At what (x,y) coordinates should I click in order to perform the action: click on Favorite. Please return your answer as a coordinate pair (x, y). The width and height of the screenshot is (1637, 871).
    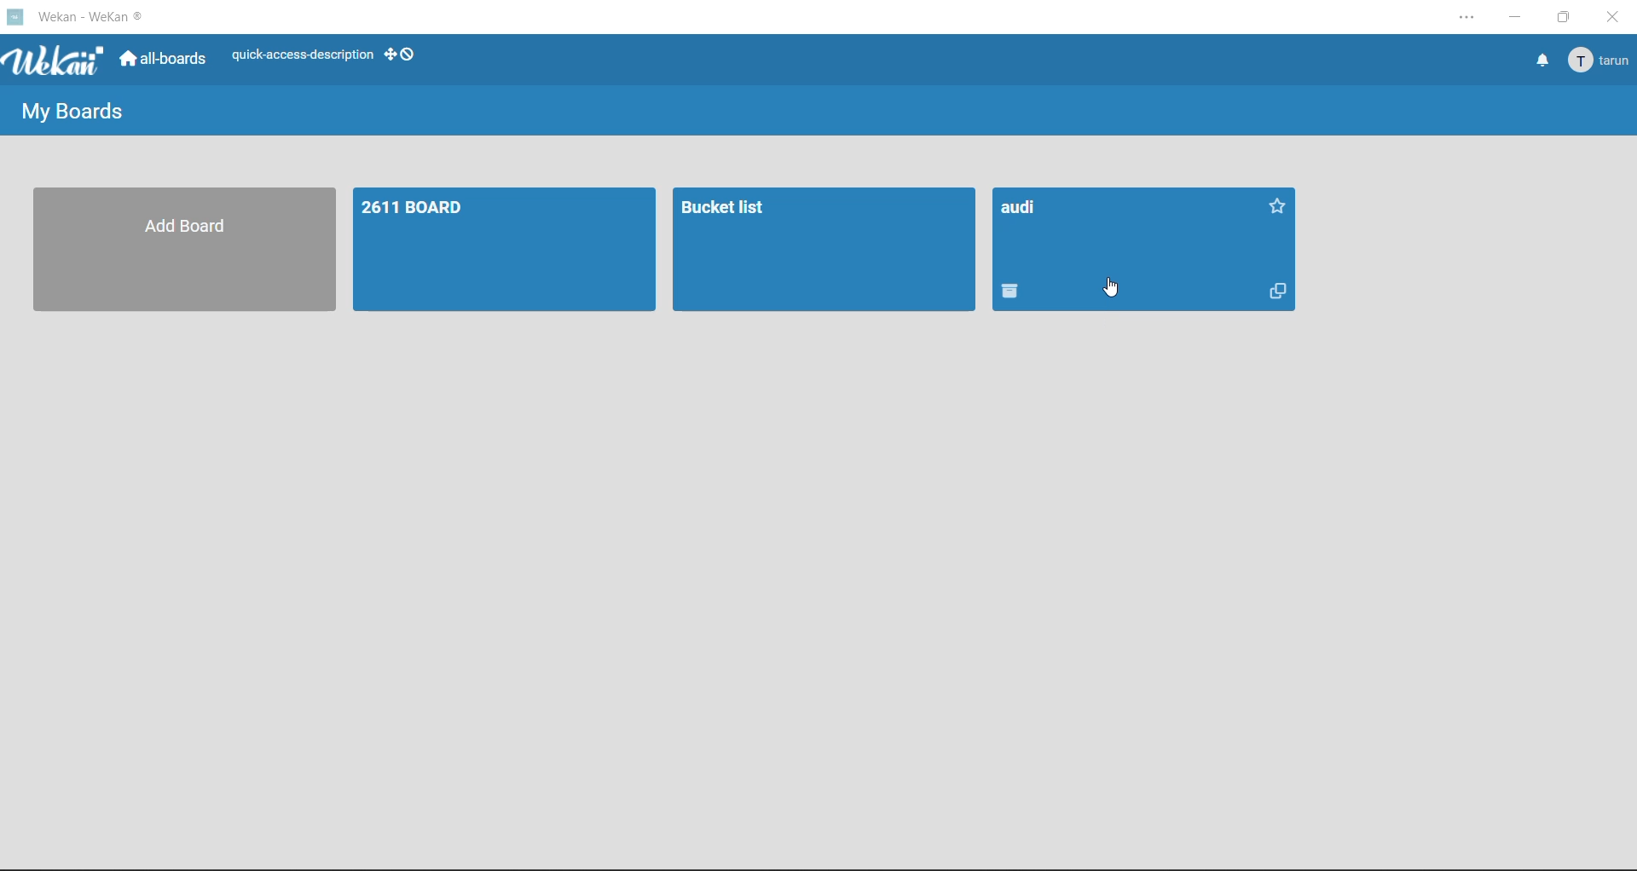
    Looking at the image, I should click on (1278, 202).